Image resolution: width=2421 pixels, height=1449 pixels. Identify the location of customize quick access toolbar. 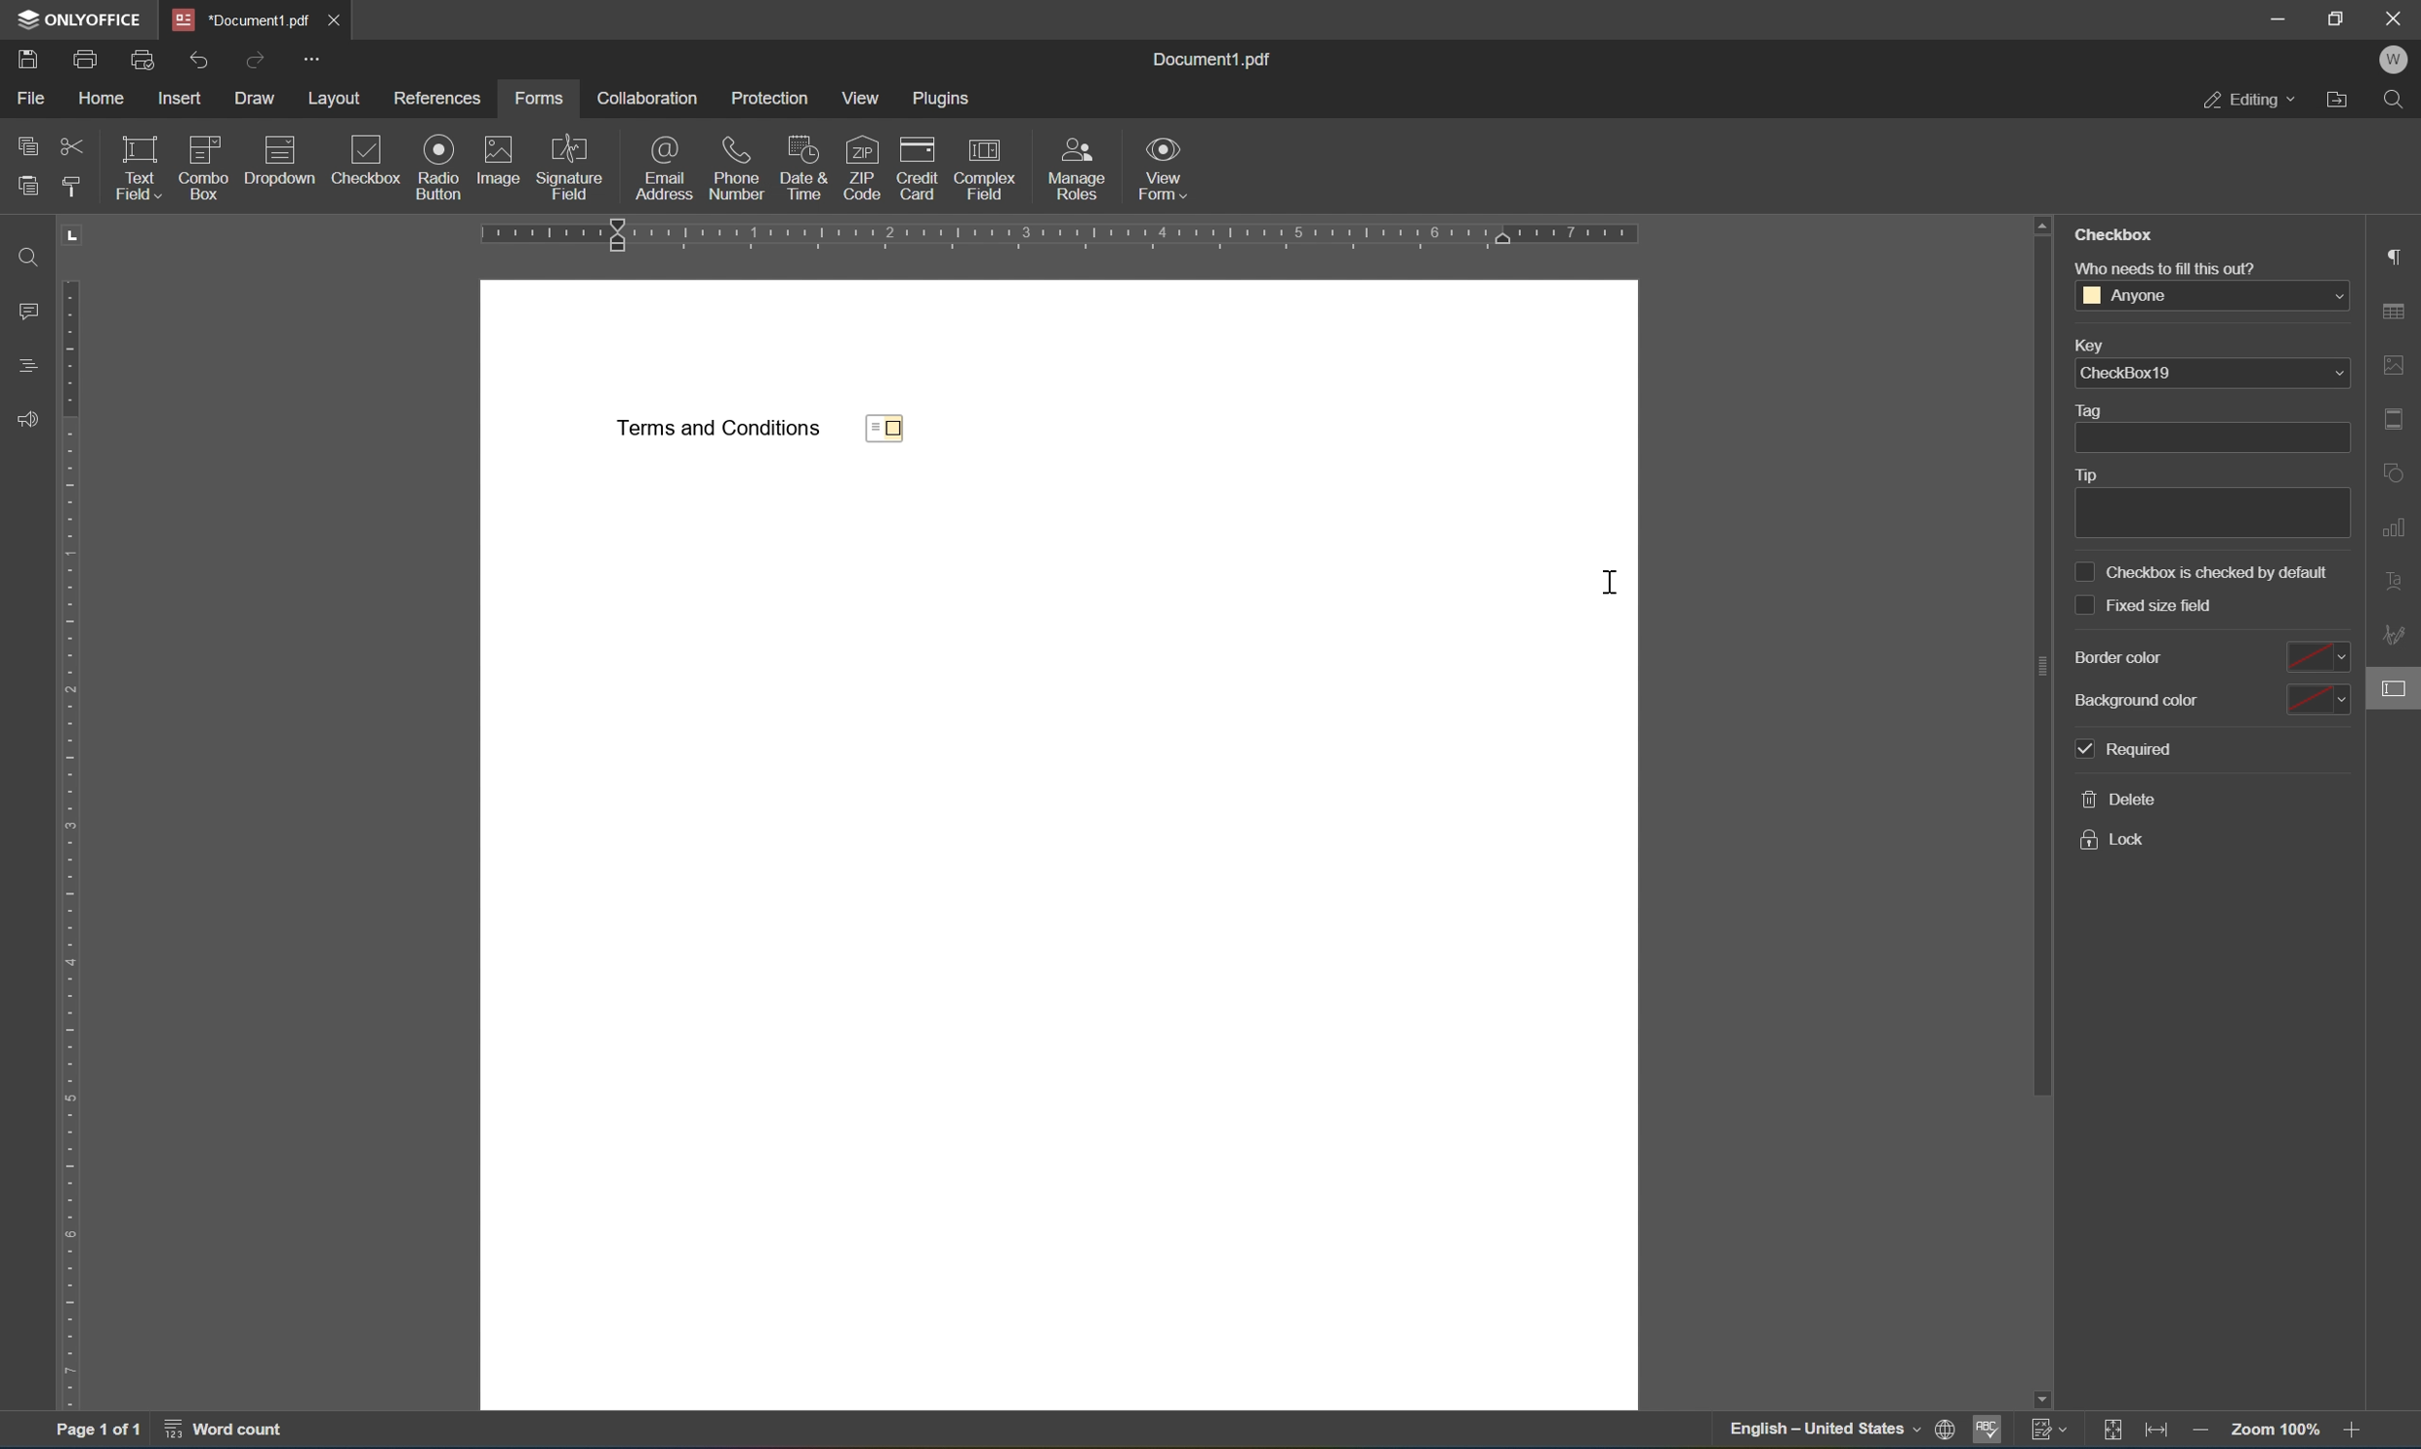
(311, 58).